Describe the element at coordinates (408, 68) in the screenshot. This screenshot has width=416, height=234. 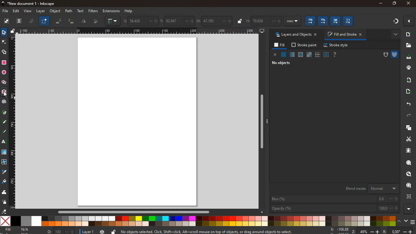
I see `print` at that location.